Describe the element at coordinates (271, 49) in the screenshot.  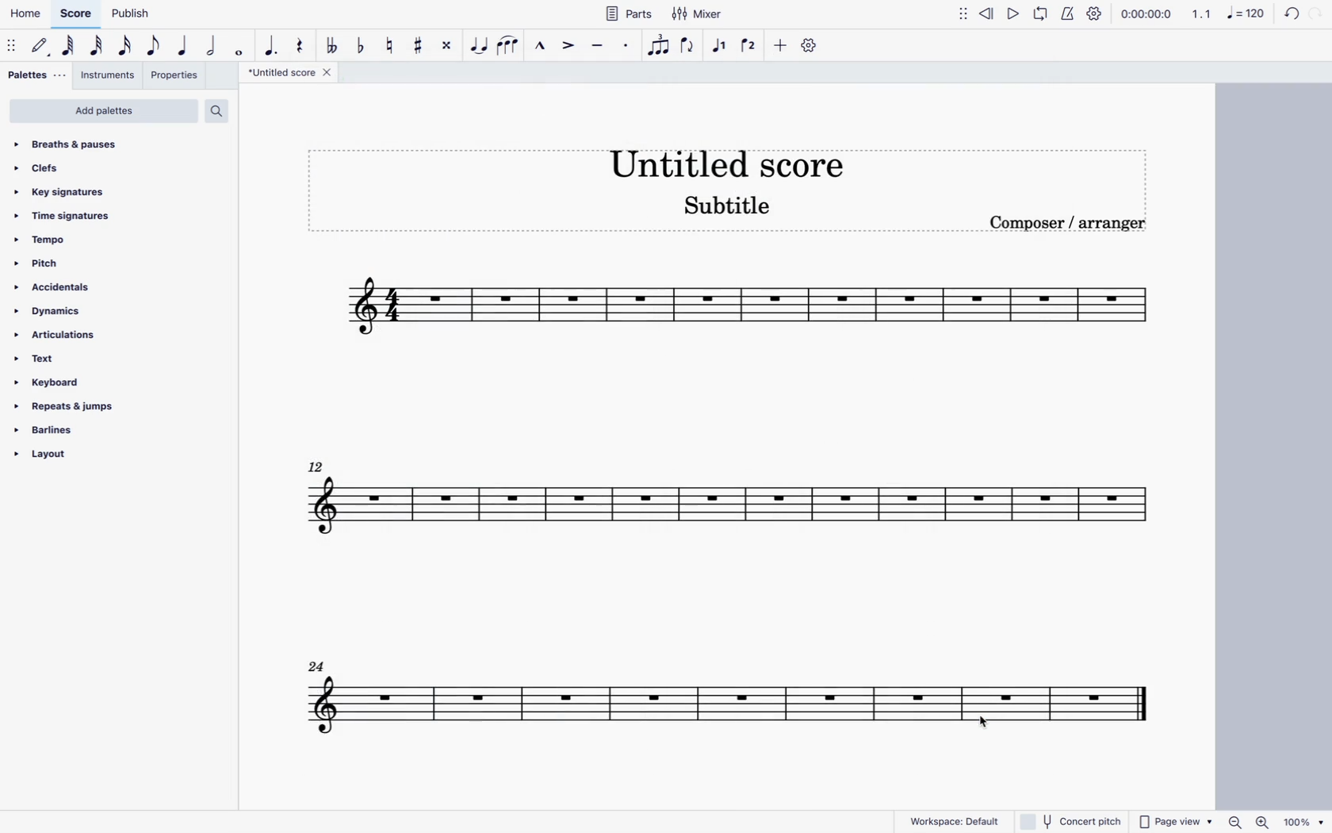
I see `augmentation dot` at that location.